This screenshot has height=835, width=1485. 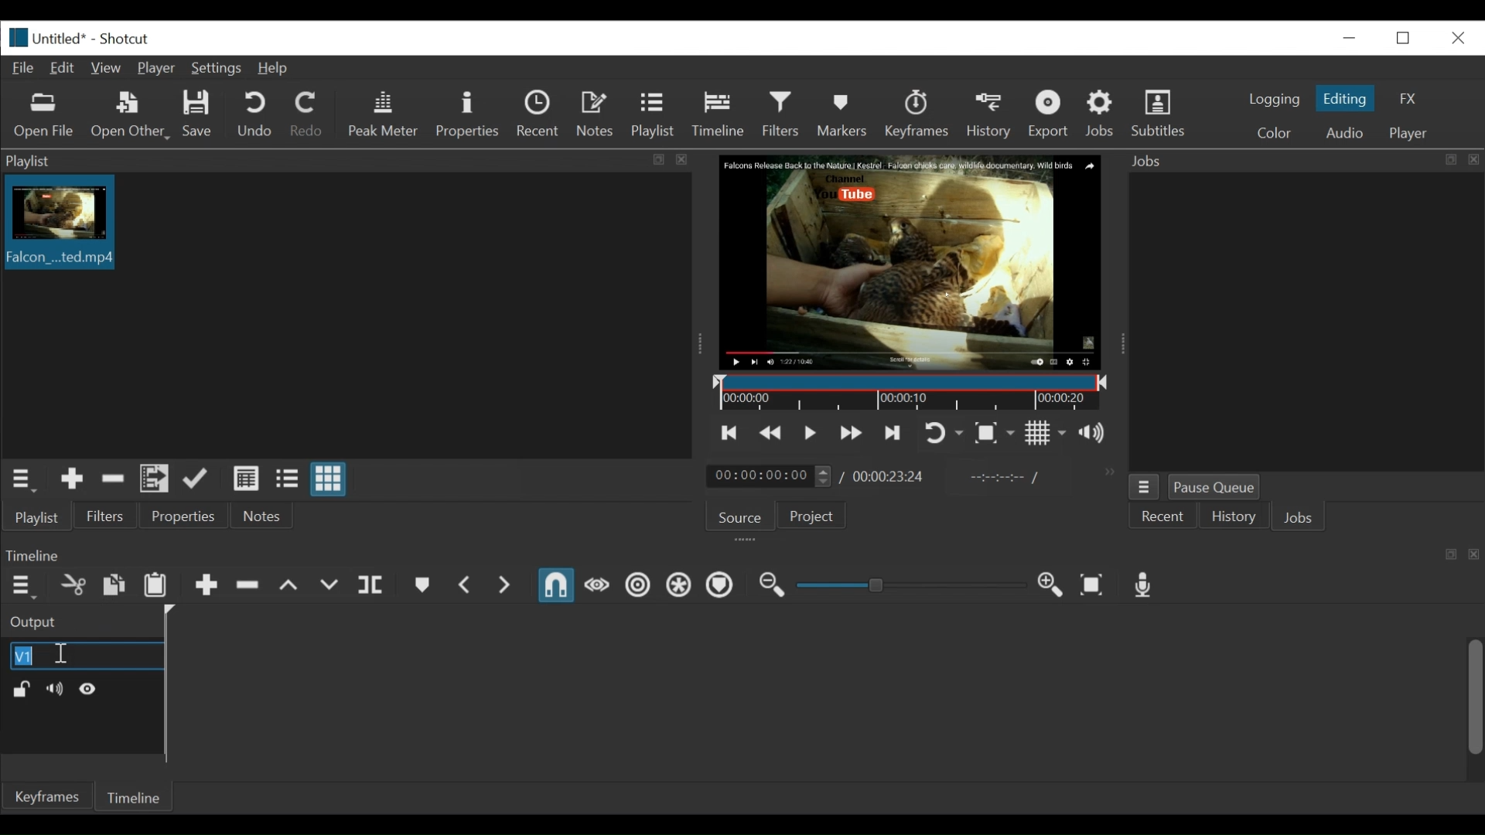 I want to click on minimize, so click(x=1350, y=38).